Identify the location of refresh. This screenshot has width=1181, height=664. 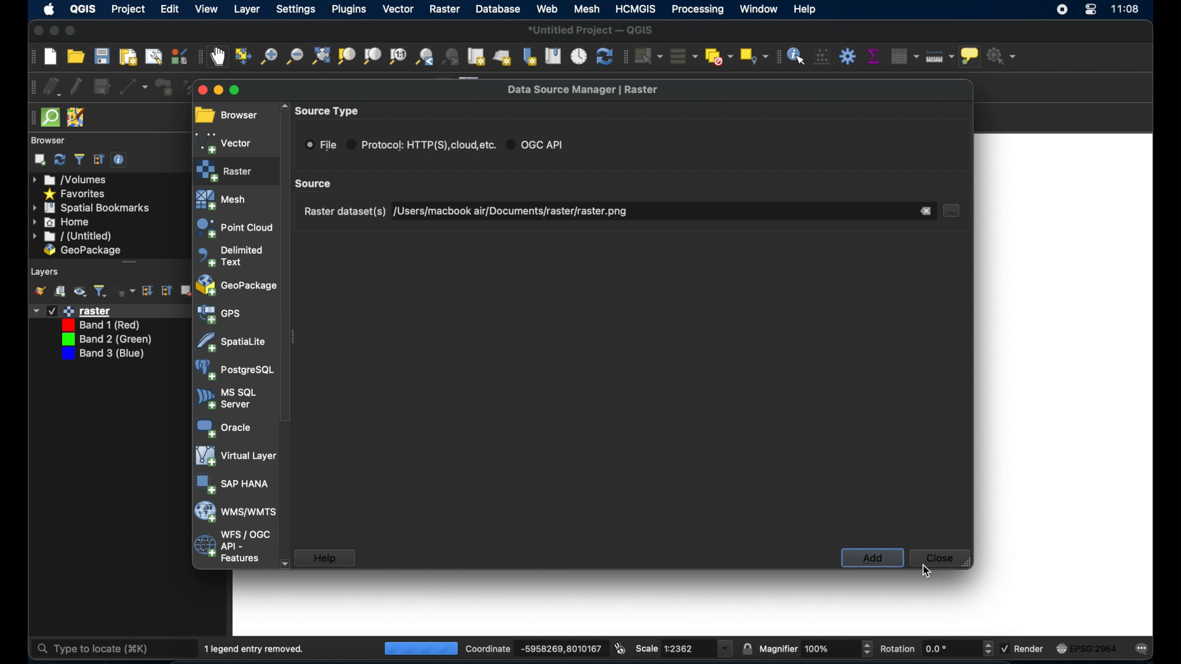
(60, 160).